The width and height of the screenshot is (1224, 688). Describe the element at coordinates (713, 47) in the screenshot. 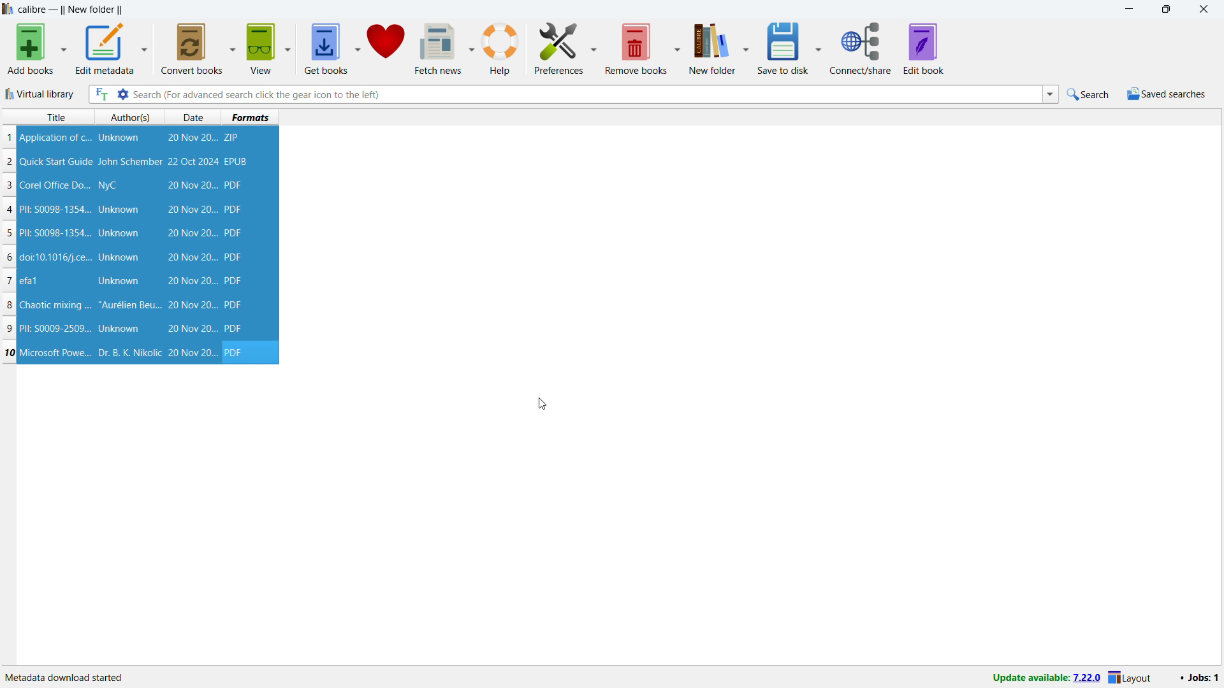

I see `new folder ` at that location.